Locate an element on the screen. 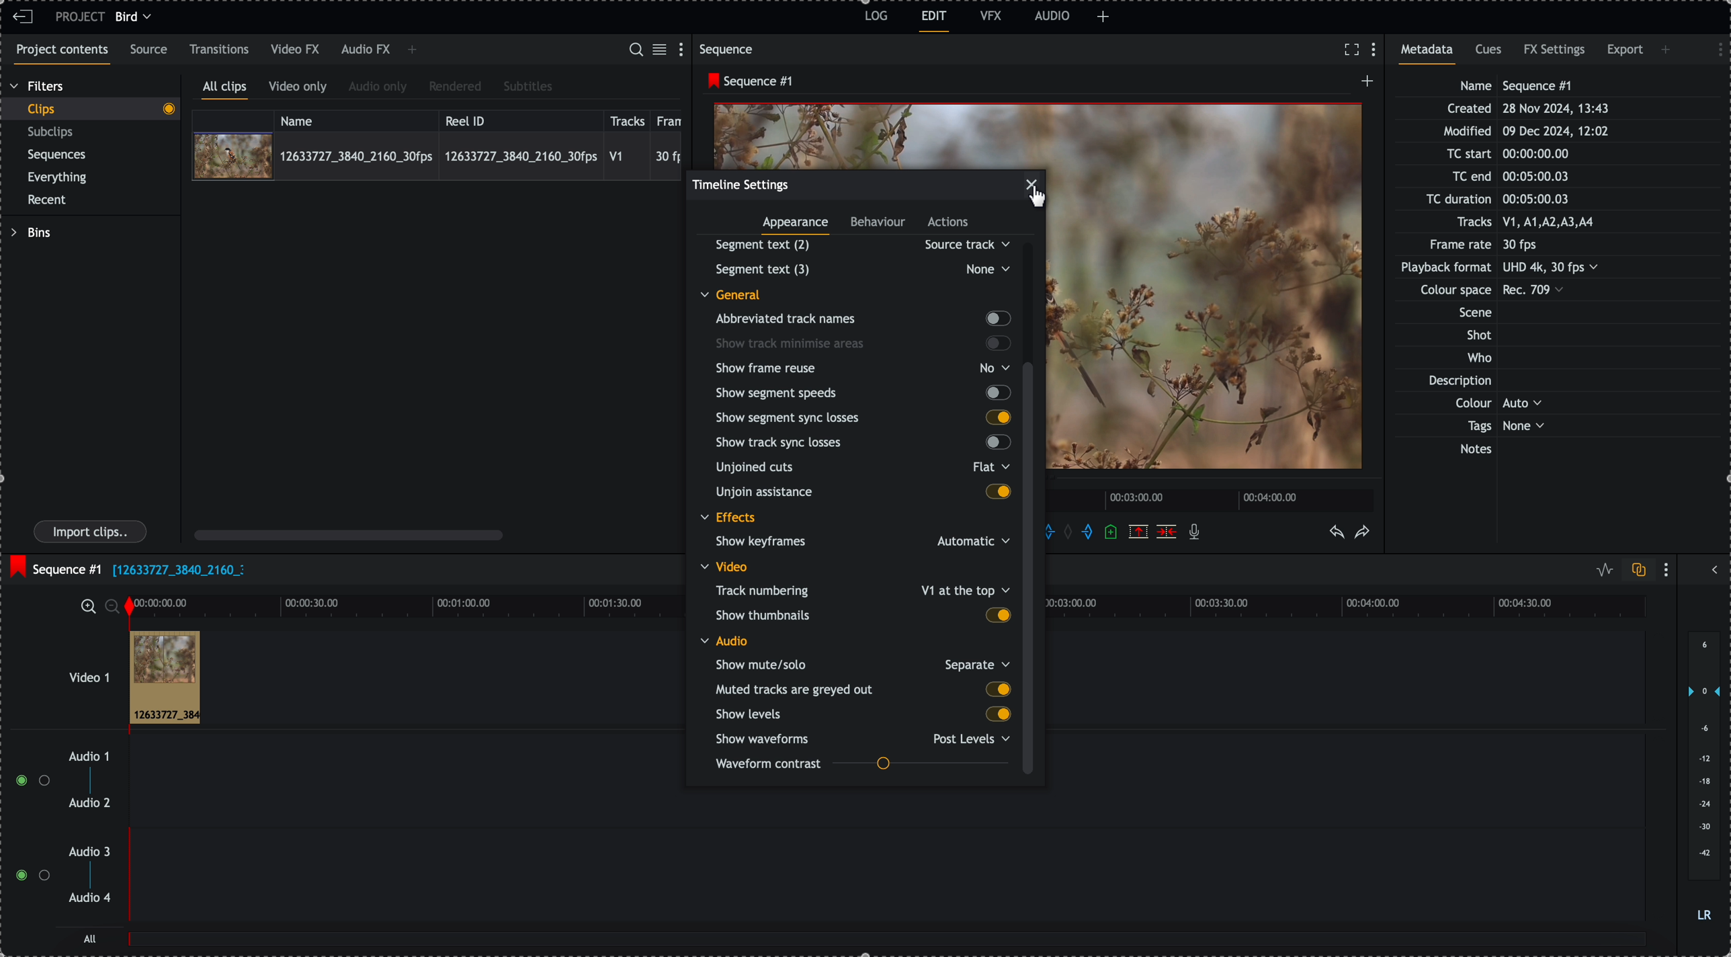 Image resolution: width=1731 pixels, height=957 pixels. AUDIO is located at coordinates (1052, 15).